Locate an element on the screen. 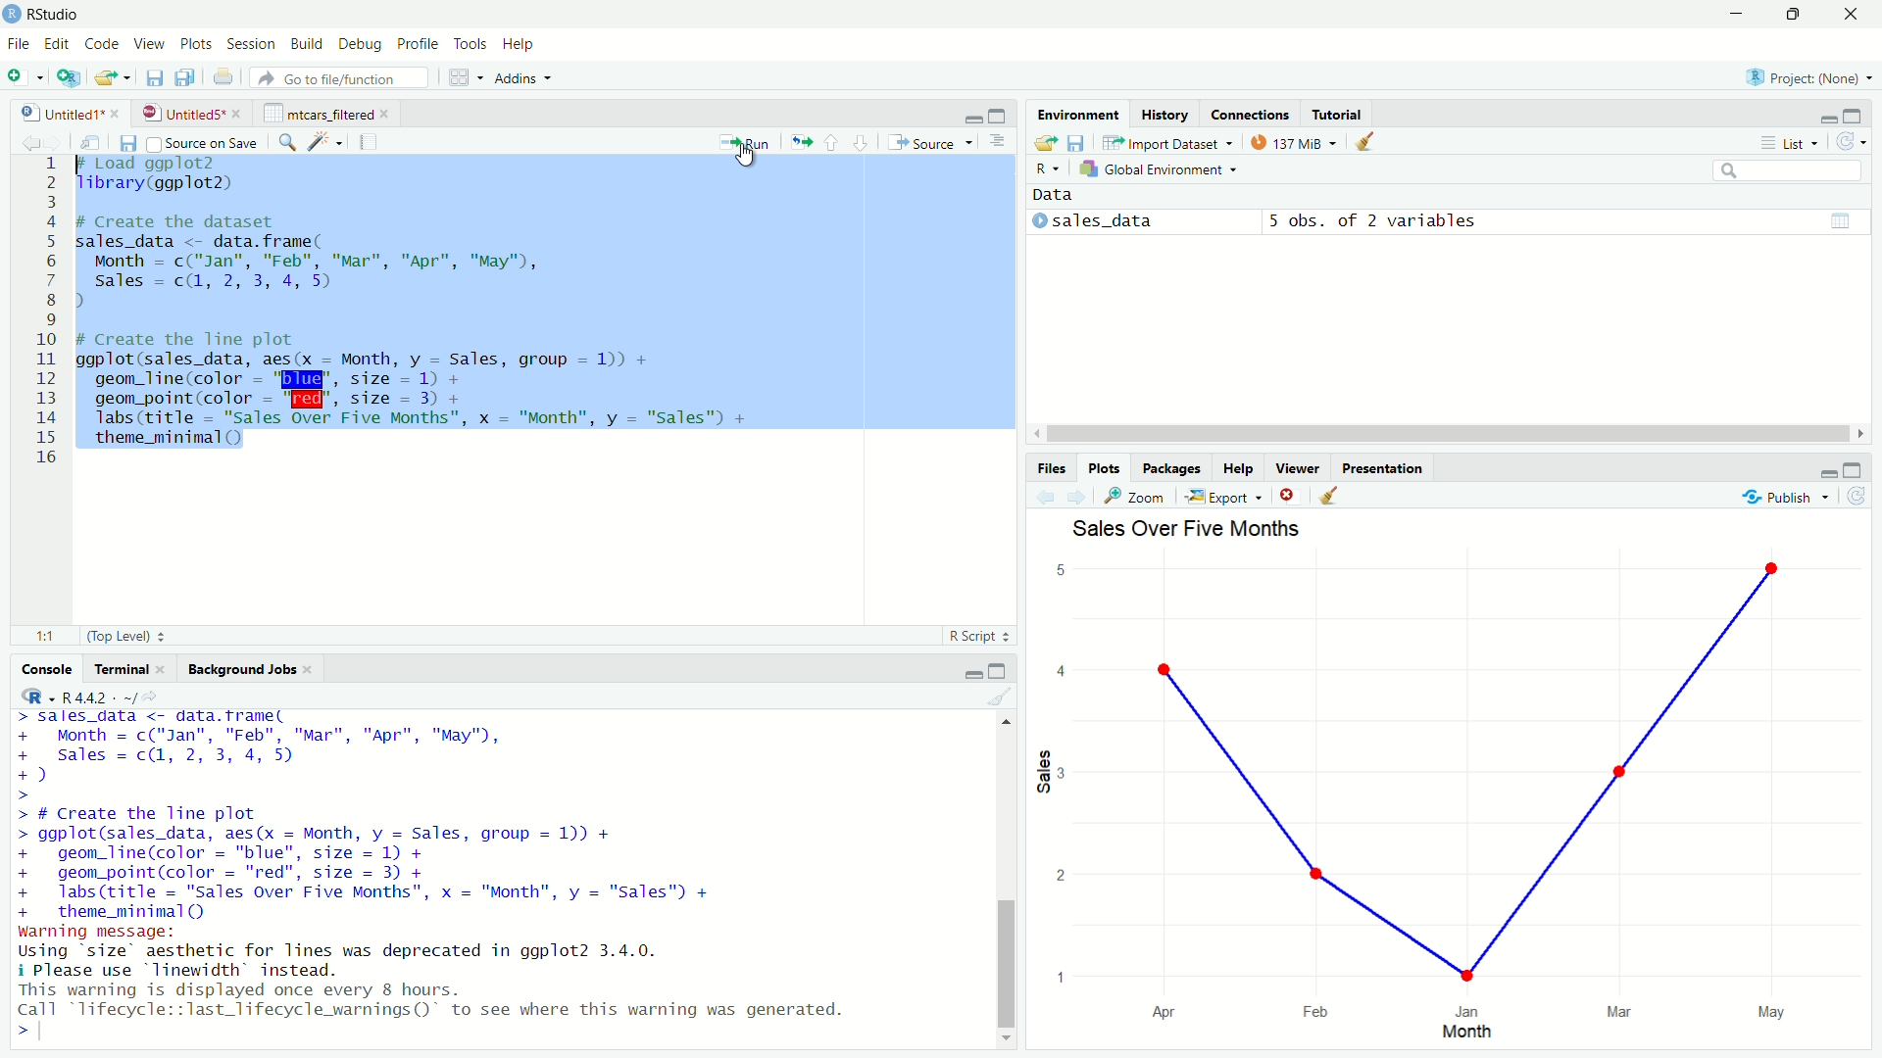 The image size is (1882, 1058). Environment is located at coordinates (1081, 114).